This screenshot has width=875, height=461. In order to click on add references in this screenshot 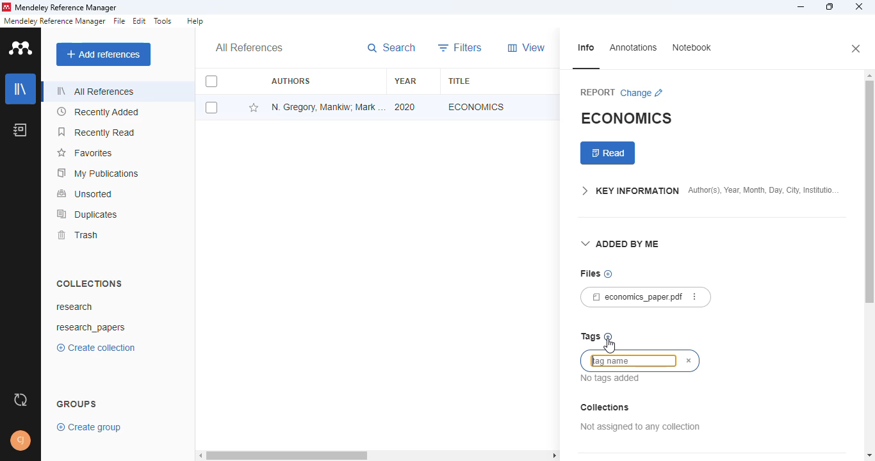, I will do `click(104, 54)`.